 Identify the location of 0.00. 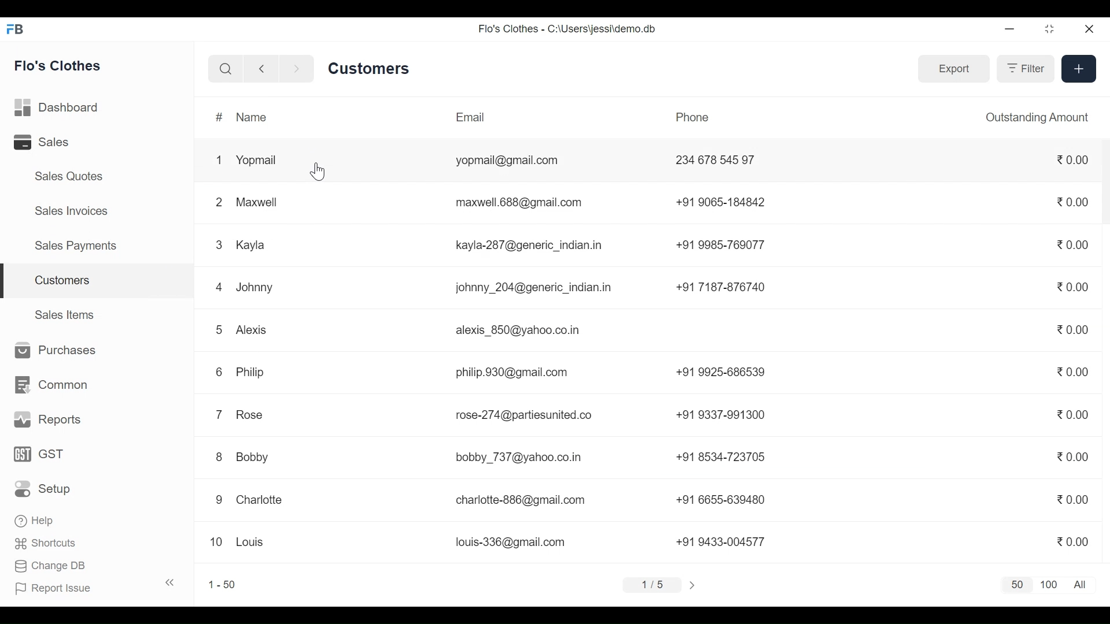
(1075, 332).